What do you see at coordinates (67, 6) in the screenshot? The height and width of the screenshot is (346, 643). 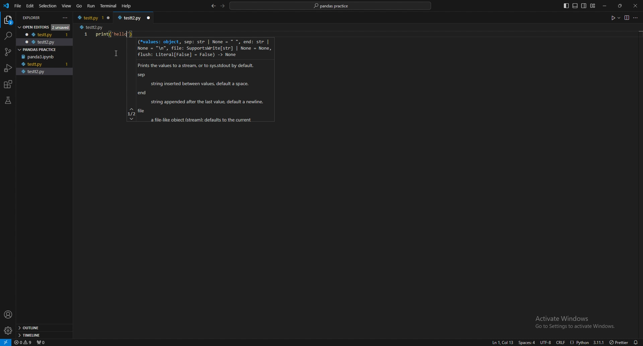 I see `view` at bounding box center [67, 6].